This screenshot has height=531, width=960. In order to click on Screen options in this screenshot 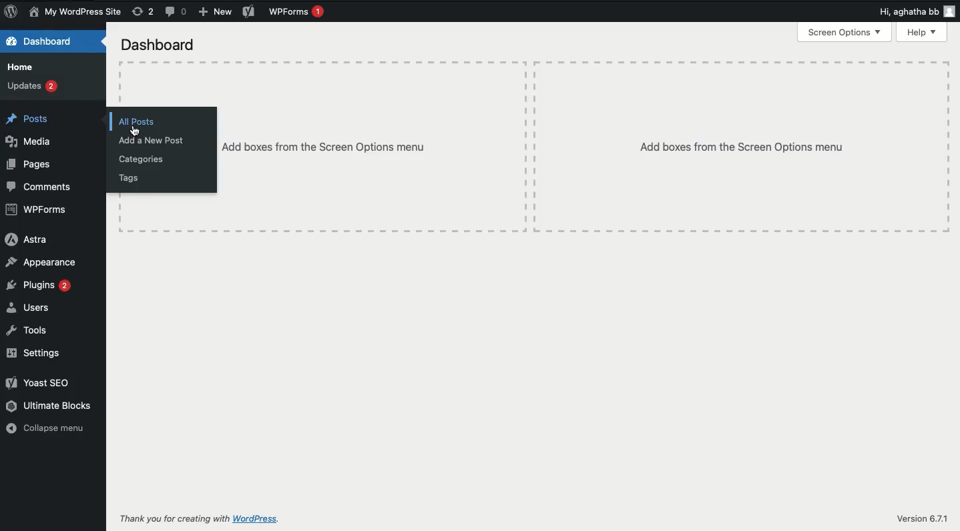, I will do `click(845, 33)`.